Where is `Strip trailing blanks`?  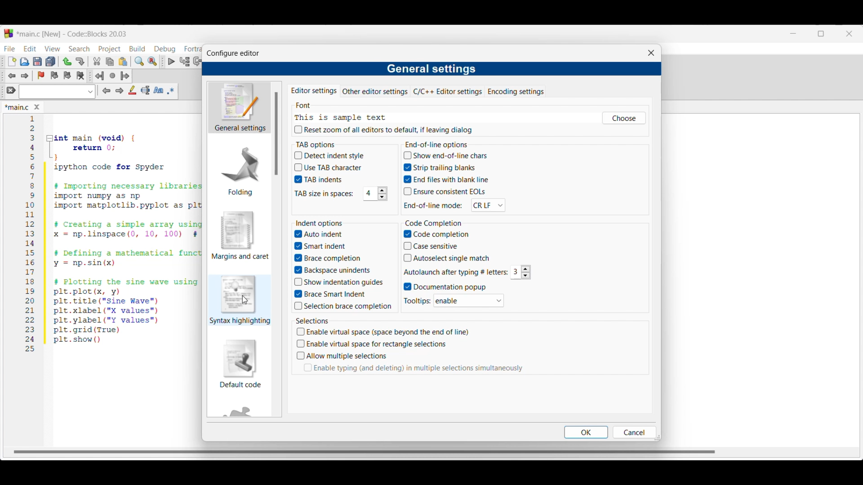 Strip trailing blanks is located at coordinates (439, 167).